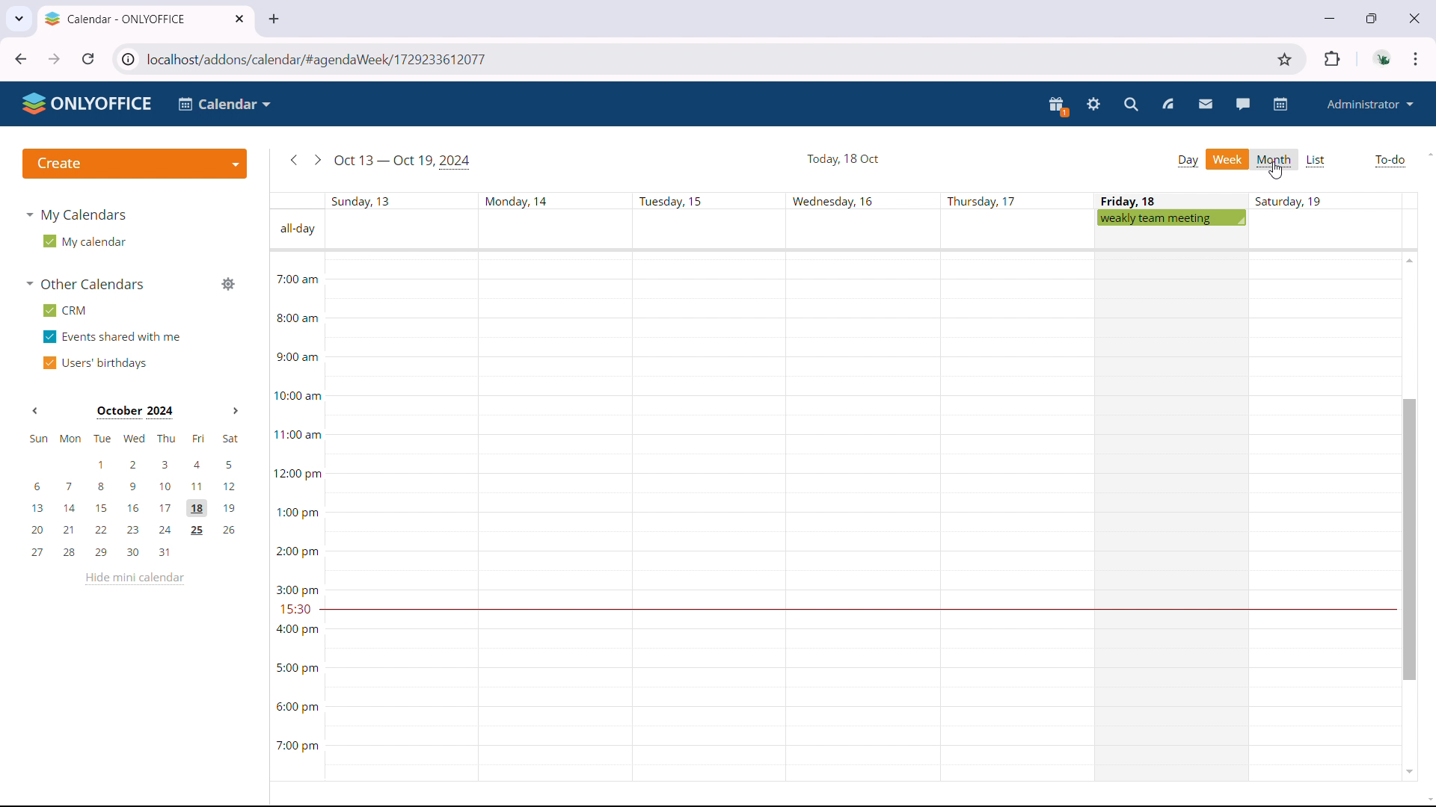 This screenshot has height=807, width=1436. Describe the element at coordinates (1275, 160) in the screenshot. I see `month view` at that location.